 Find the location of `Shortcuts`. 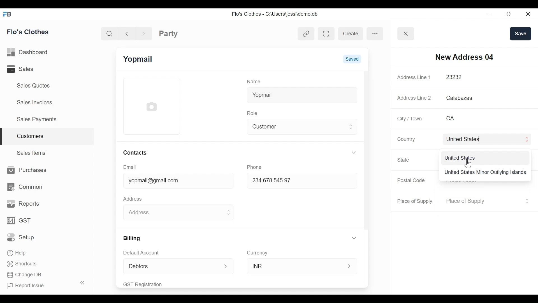

Shortcuts is located at coordinates (20, 263).